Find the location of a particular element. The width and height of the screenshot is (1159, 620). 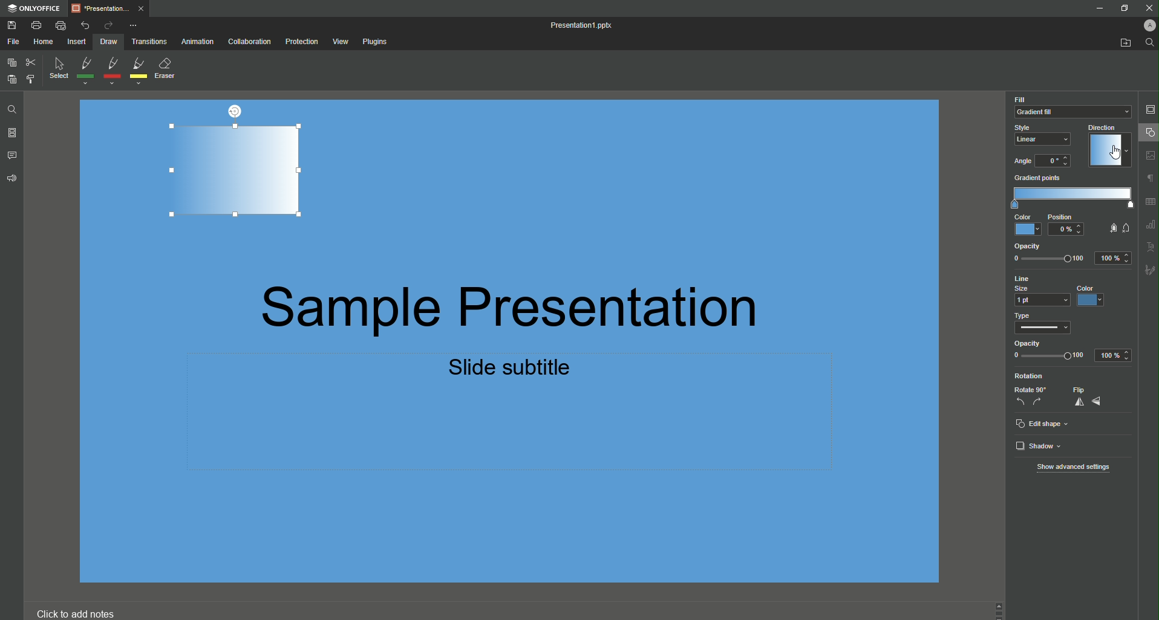

Find is located at coordinates (10, 108).